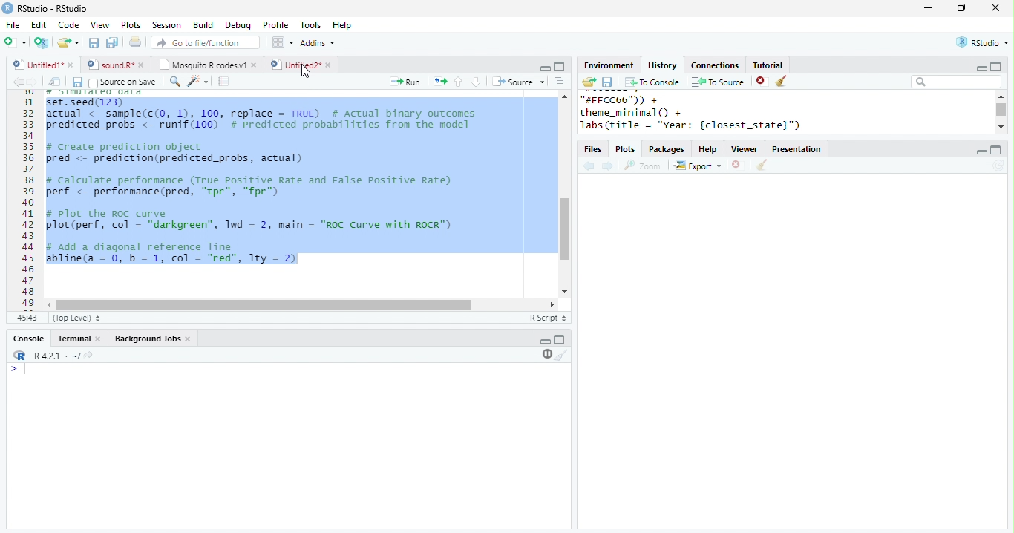  What do you see at coordinates (440, 82) in the screenshot?
I see `rerun` at bounding box center [440, 82].